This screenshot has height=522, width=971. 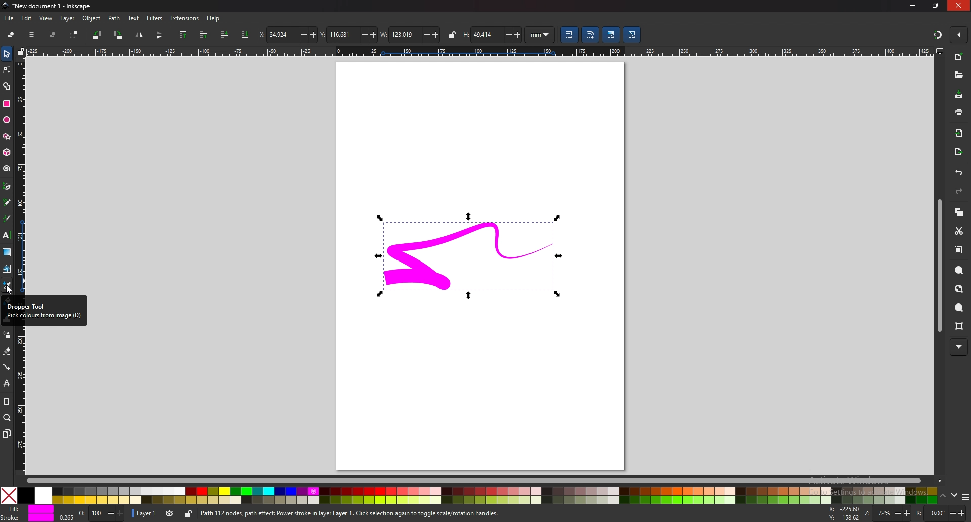 I want to click on calligraphy, so click(x=7, y=218).